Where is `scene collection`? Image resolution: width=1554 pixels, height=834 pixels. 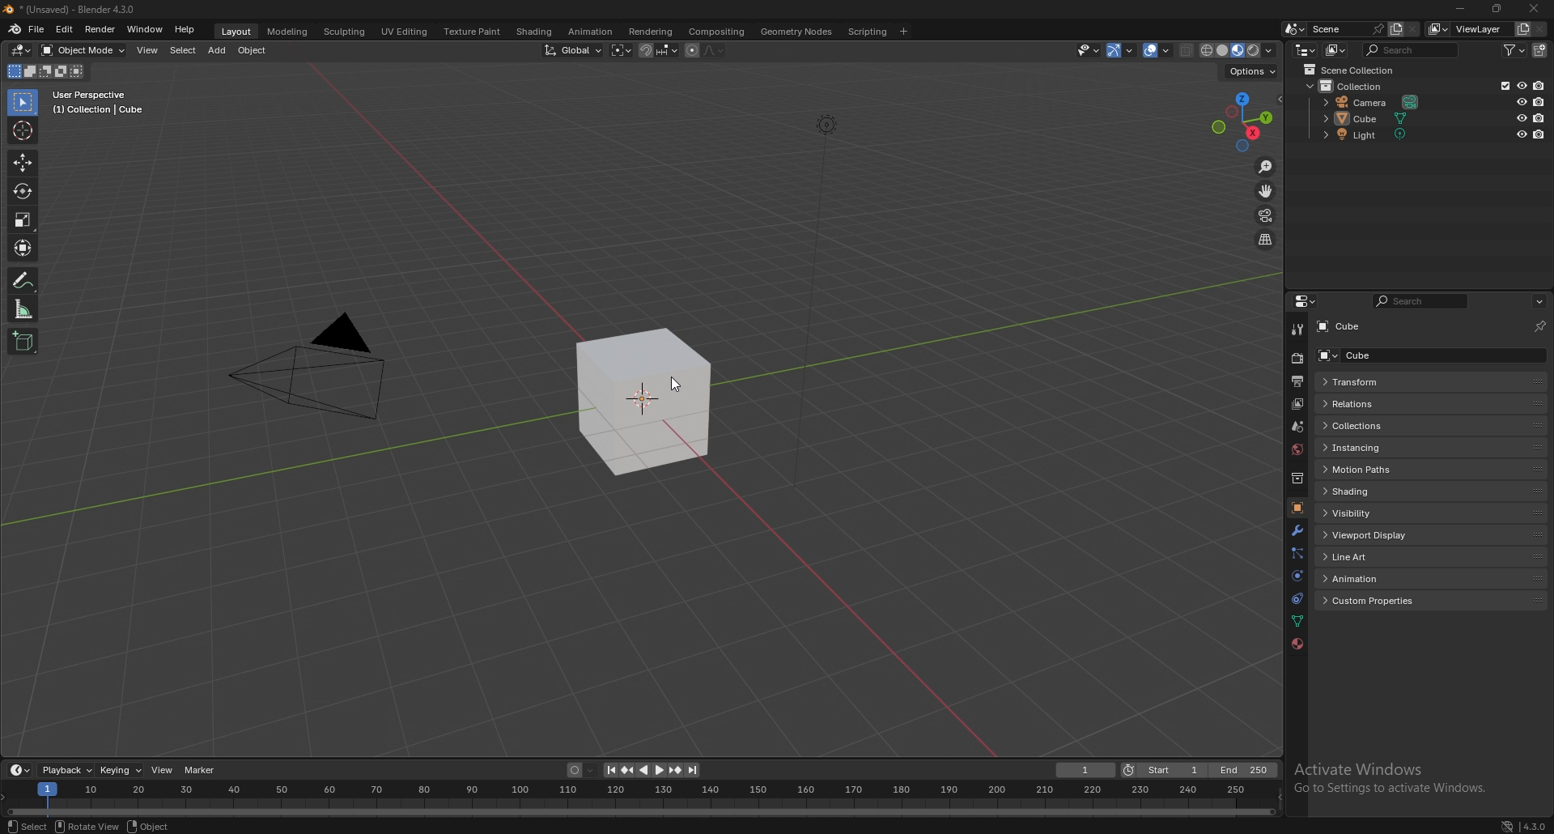
scene collection is located at coordinates (1356, 70).